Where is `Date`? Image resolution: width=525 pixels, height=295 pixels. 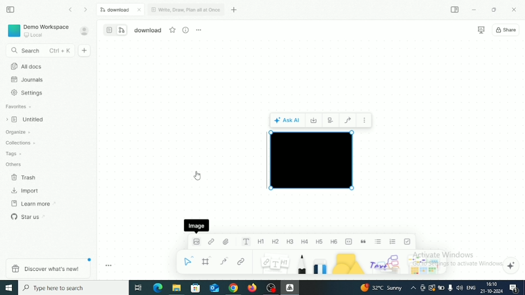
Date is located at coordinates (492, 291).